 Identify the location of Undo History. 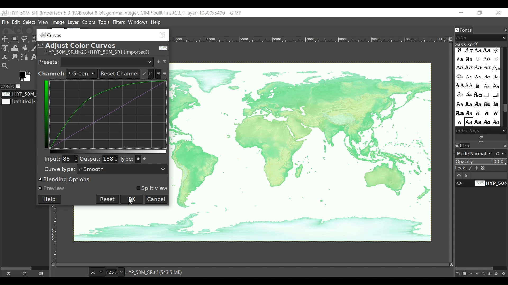
(15, 87).